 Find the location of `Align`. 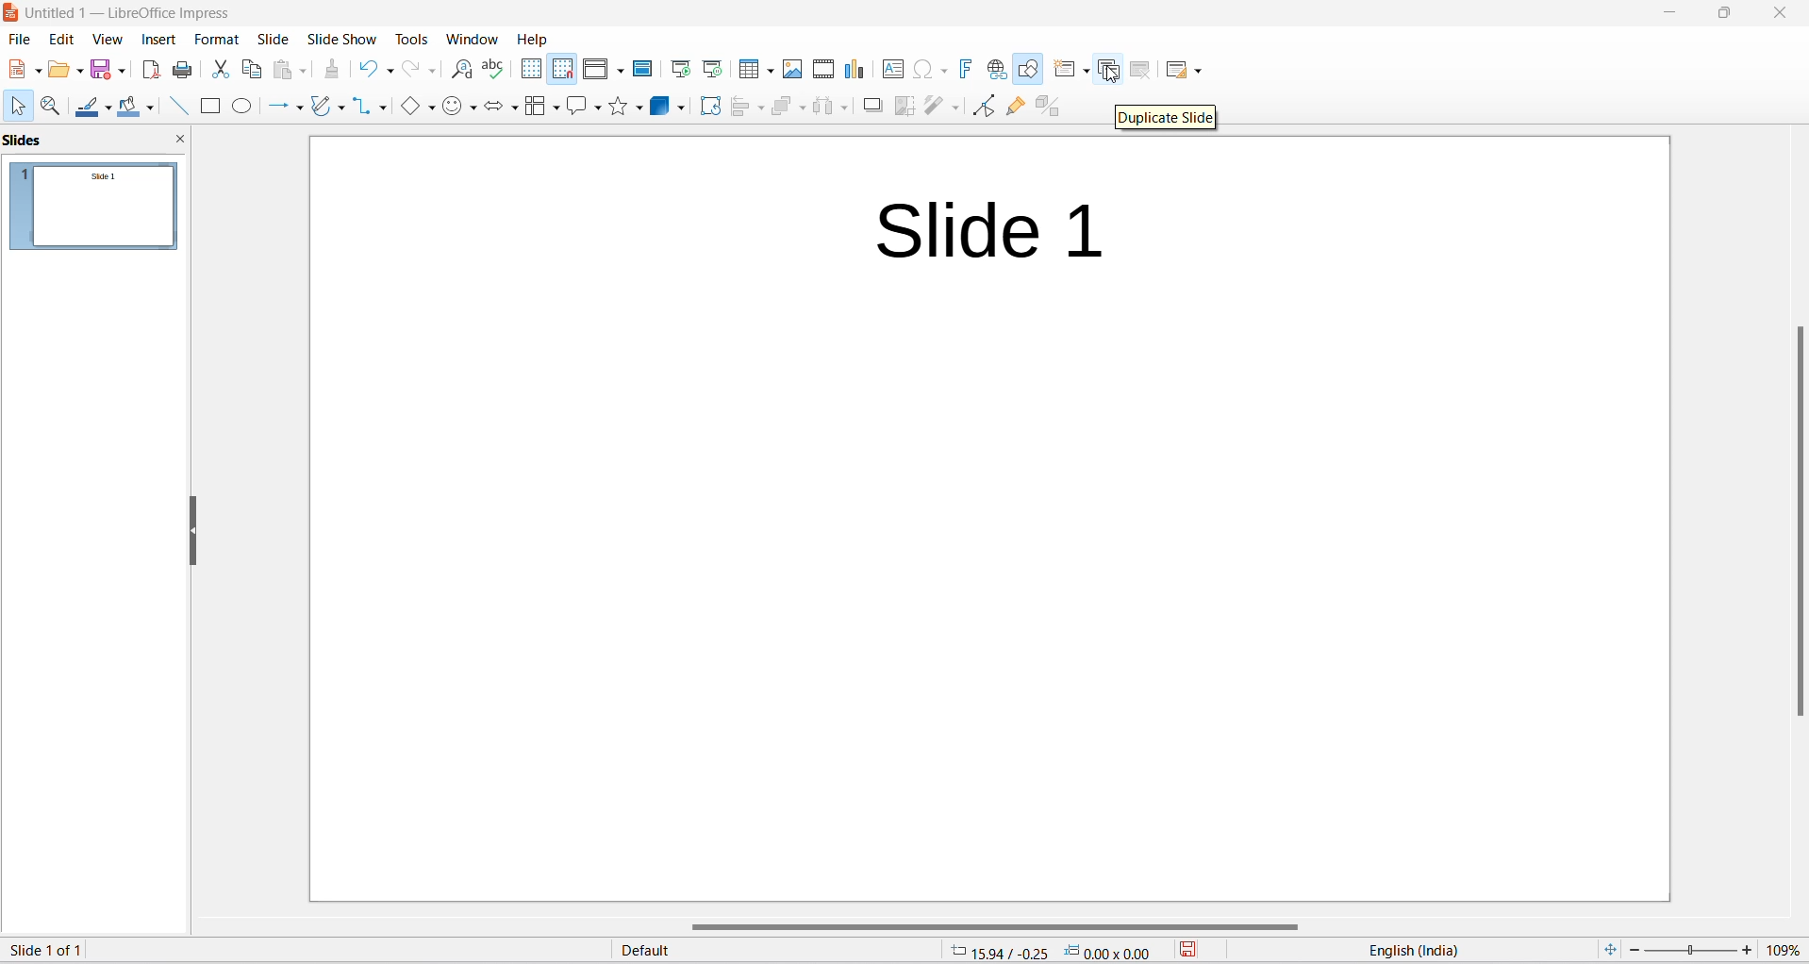

Align is located at coordinates (748, 108).